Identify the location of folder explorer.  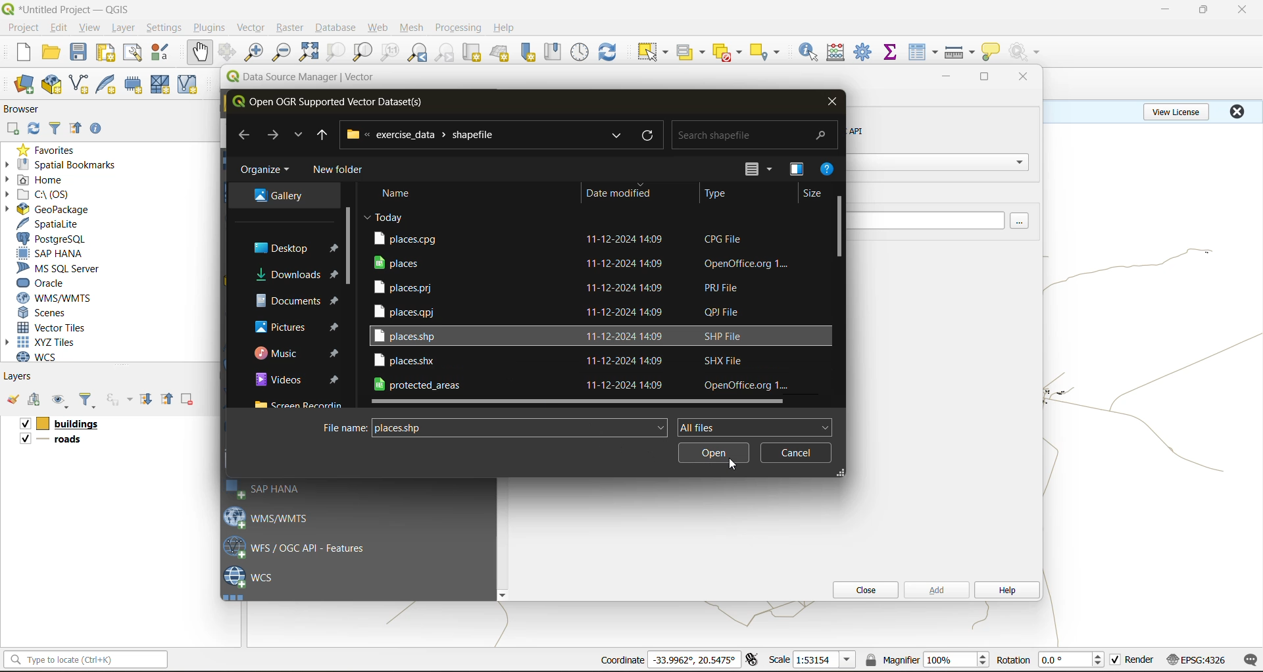
(295, 276).